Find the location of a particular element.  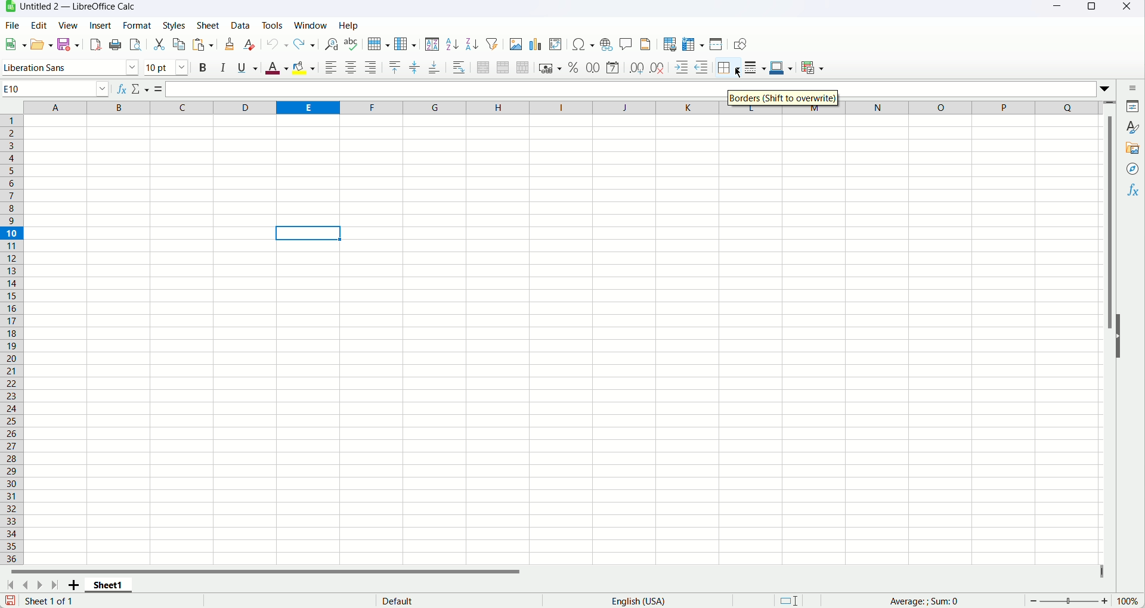

Copy is located at coordinates (180, 44).